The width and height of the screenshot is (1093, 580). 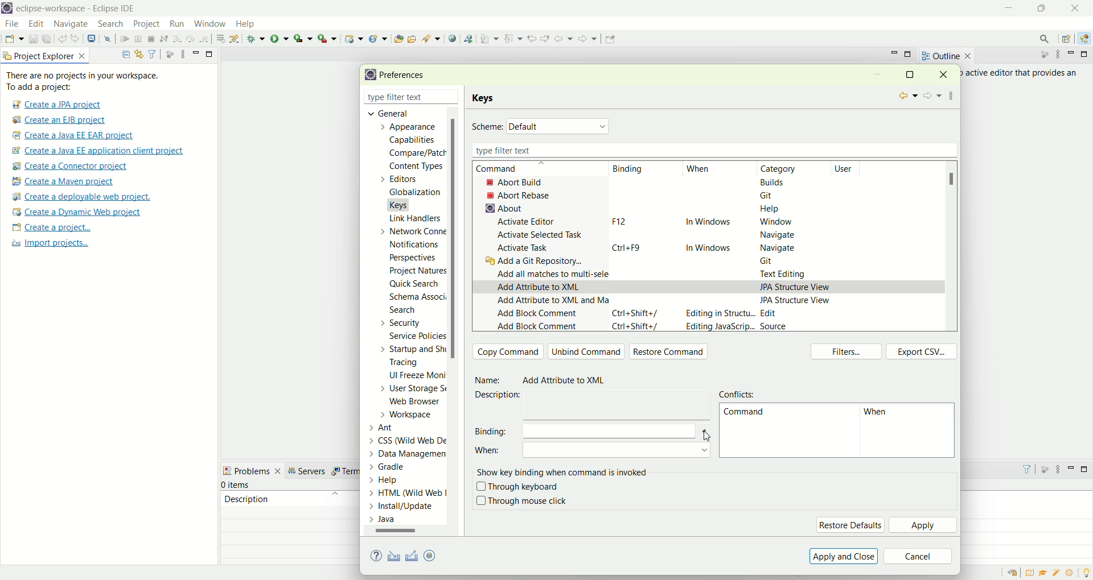 I want to click on appearance, so click(x=411, y=128).